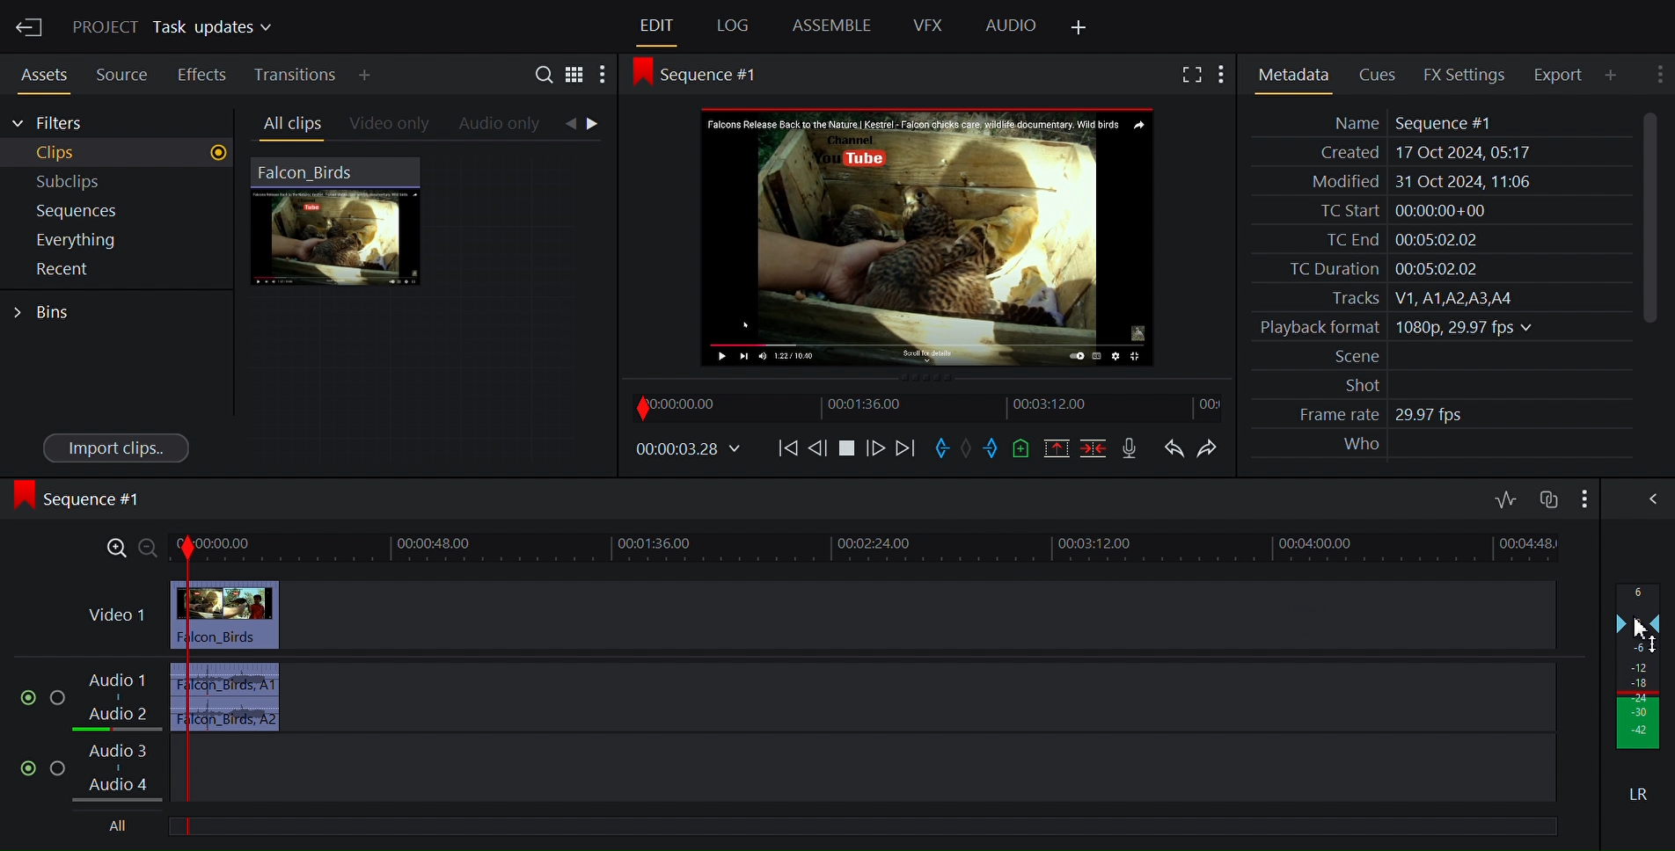  Describe the element at coordinates (114, 549) in the screenshot. I see `Zoom in` at that location.